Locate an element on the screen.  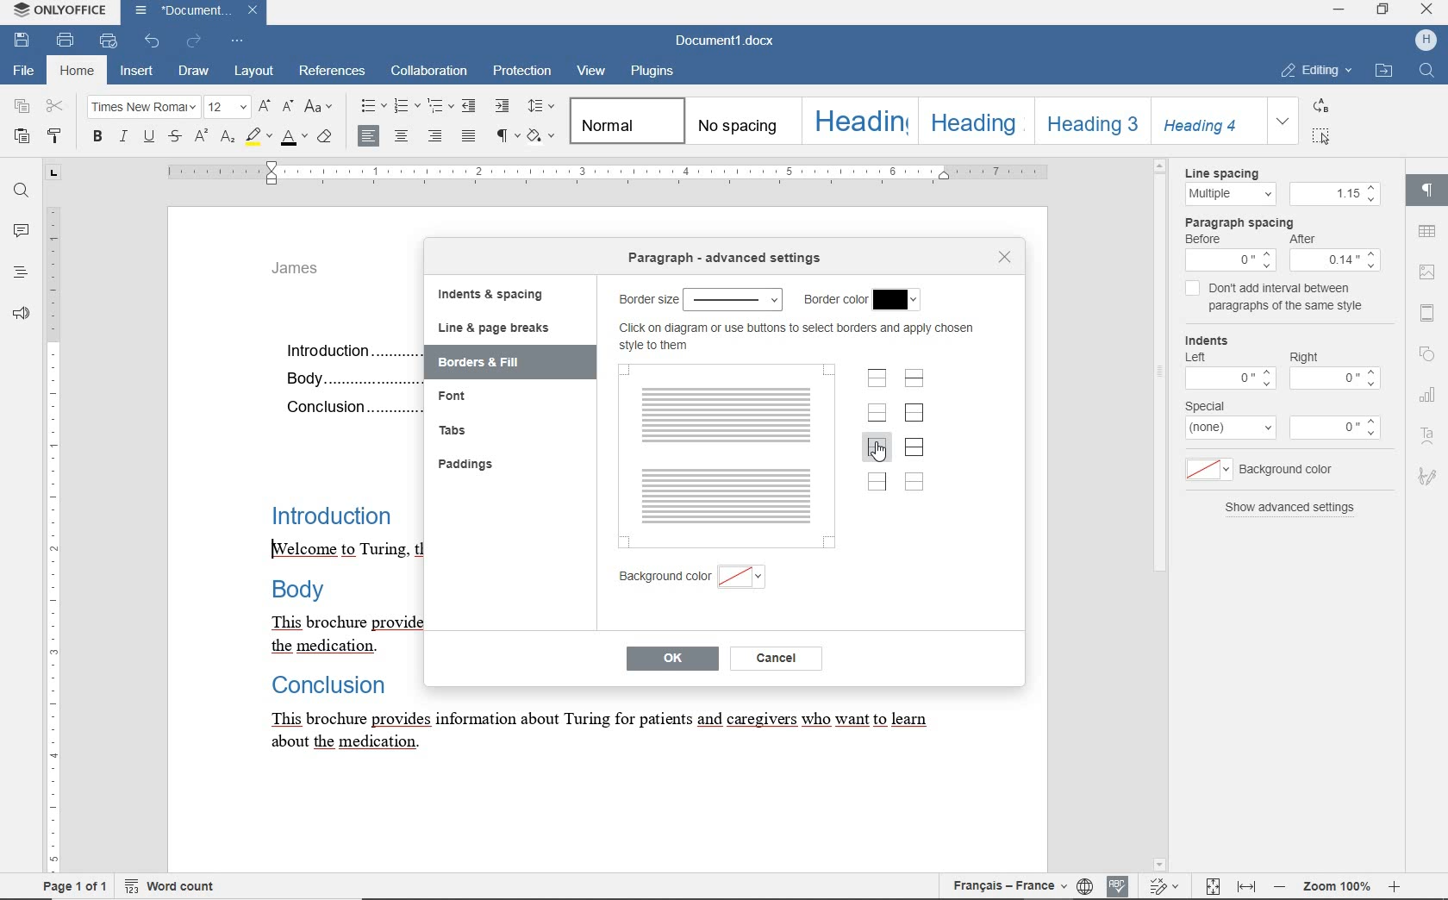
font size is located at coordinates (228, 108).